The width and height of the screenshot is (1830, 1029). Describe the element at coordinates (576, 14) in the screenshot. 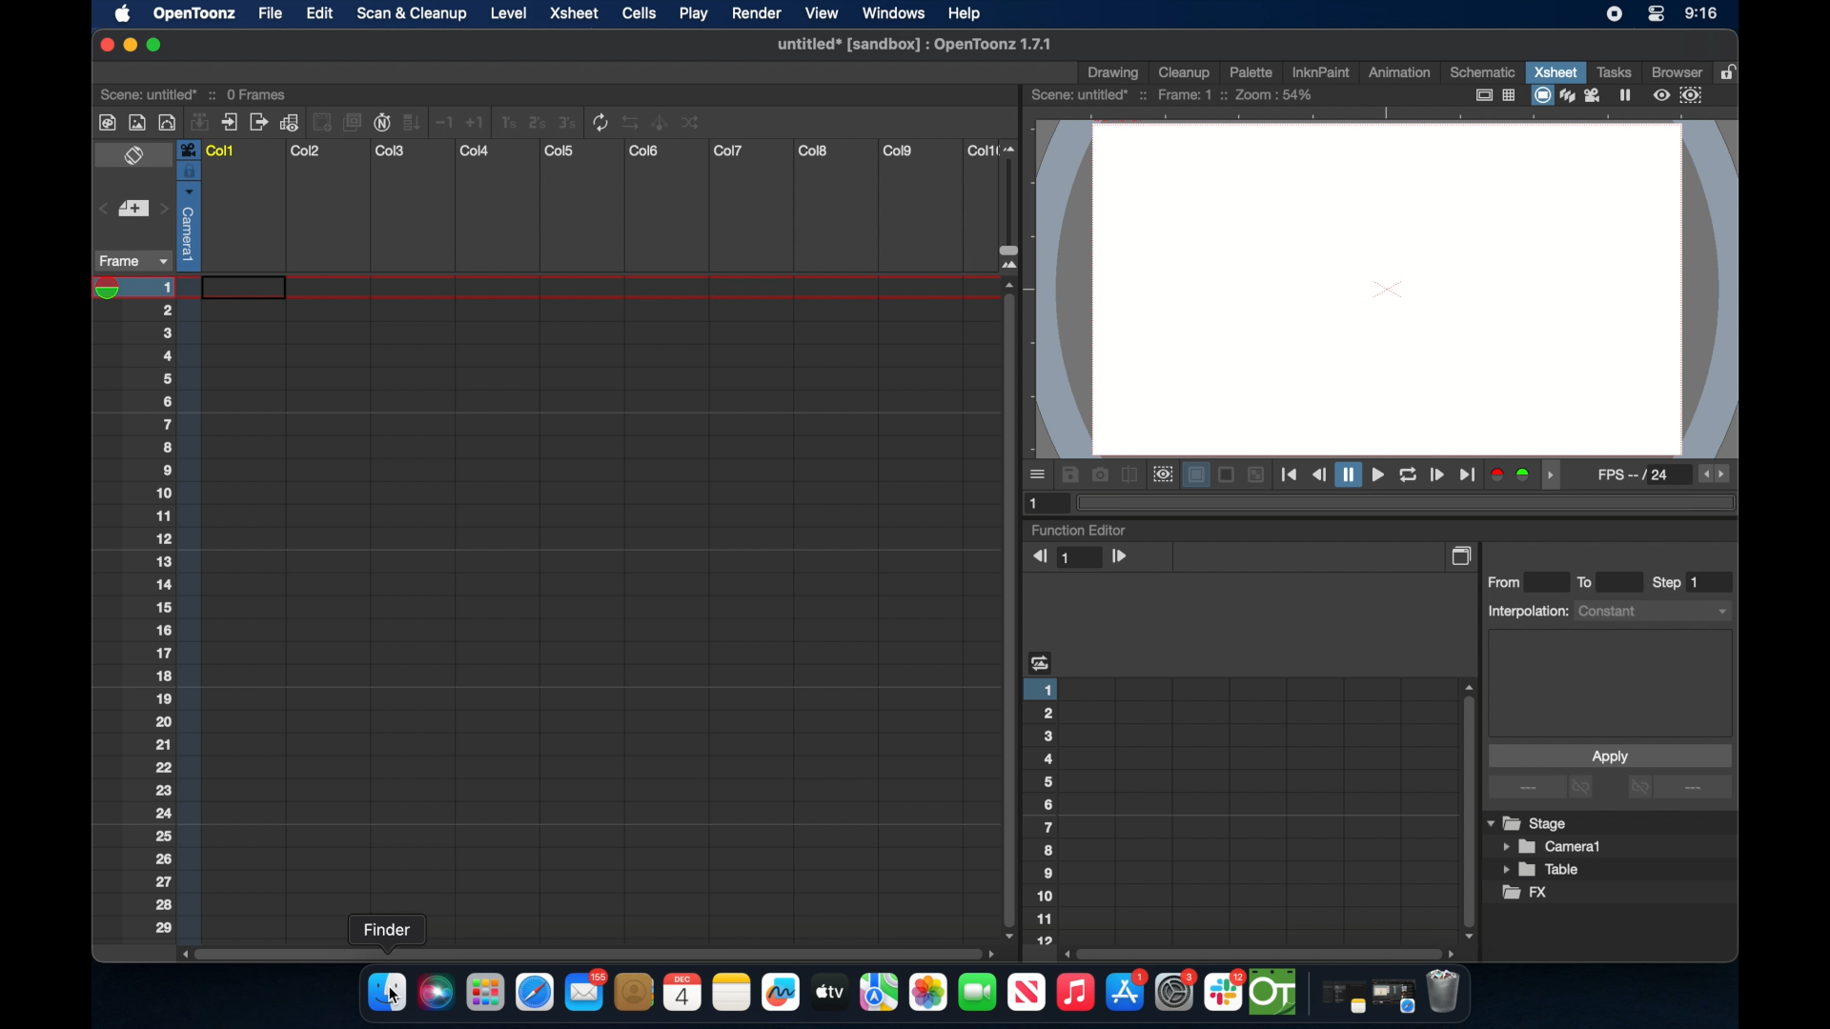

I see `xsheet` at that location.